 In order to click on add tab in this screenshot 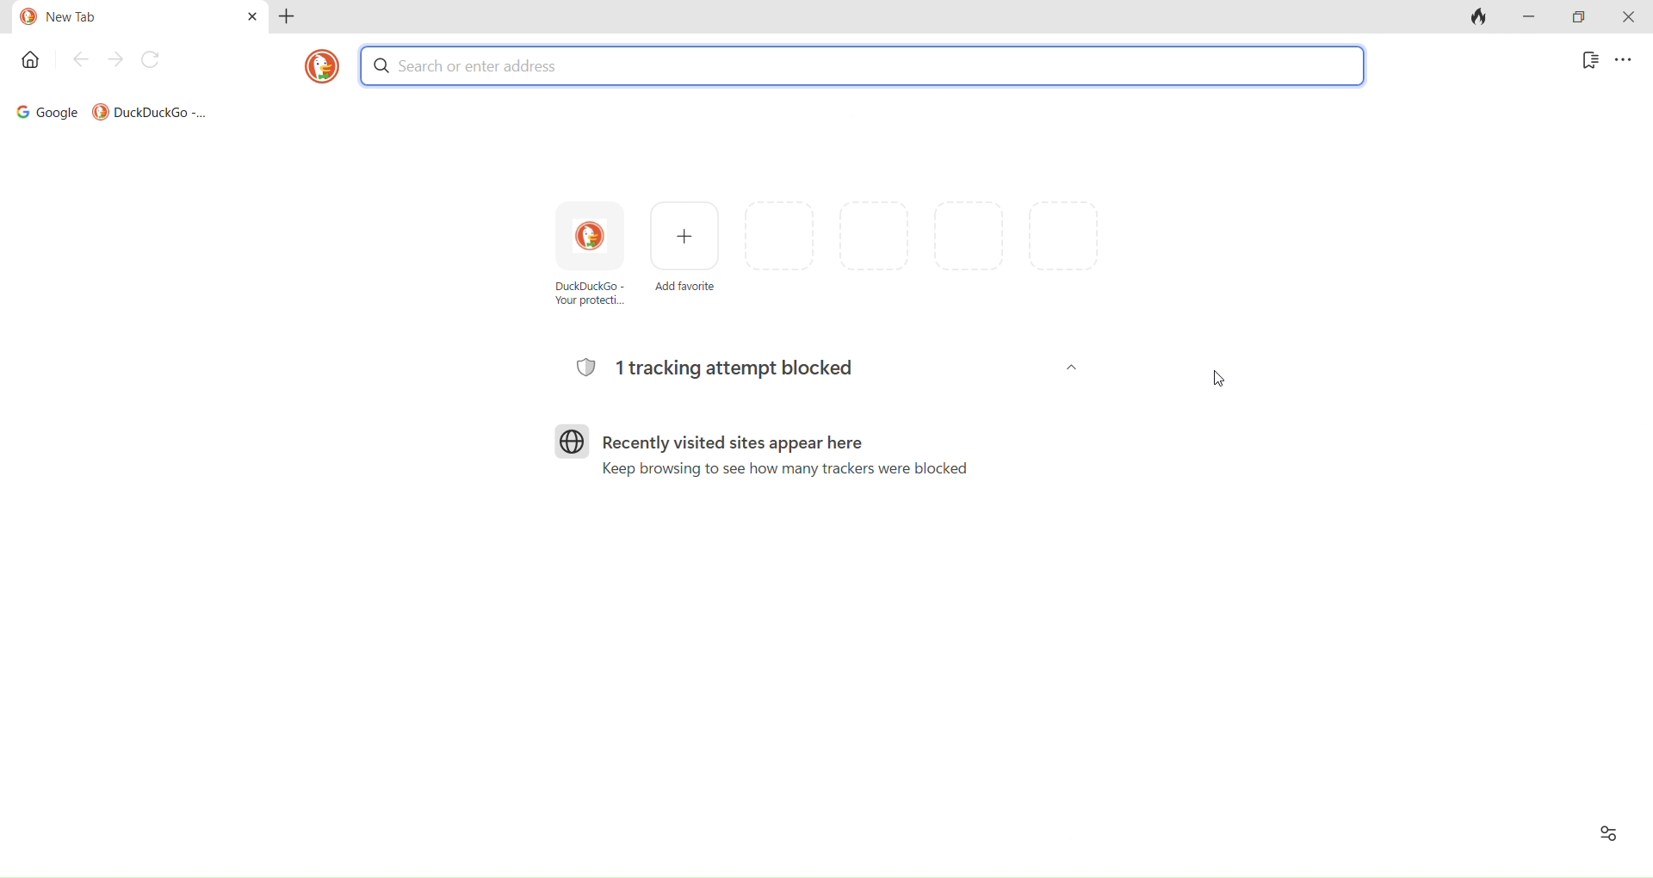, I will do `click(294, 22)`.